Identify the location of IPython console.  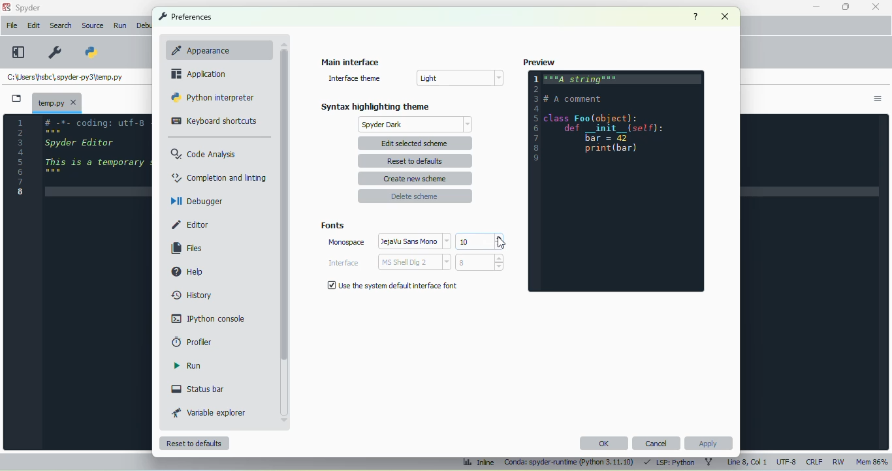
(208, 318).